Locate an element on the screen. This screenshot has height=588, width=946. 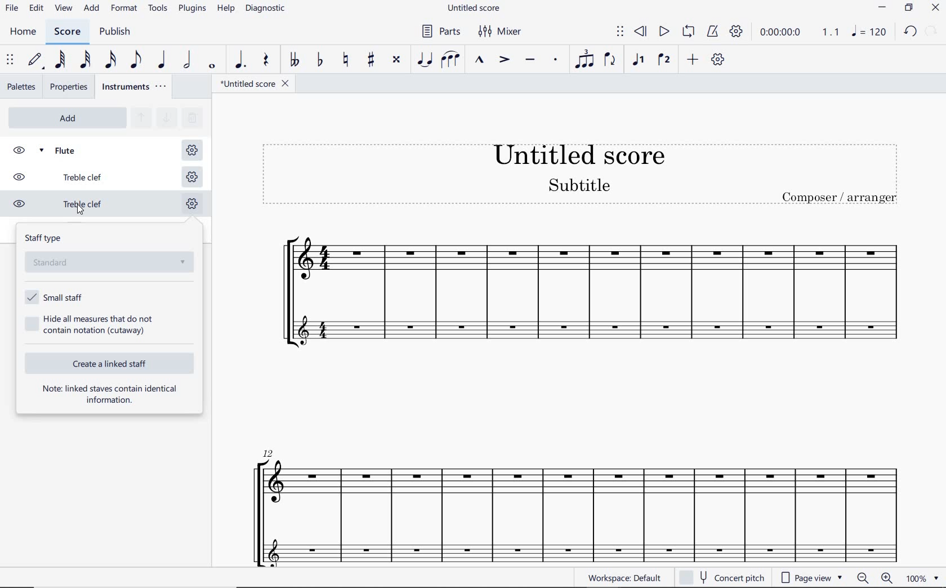
64TH NOTE is located at coordinates (61, 60).